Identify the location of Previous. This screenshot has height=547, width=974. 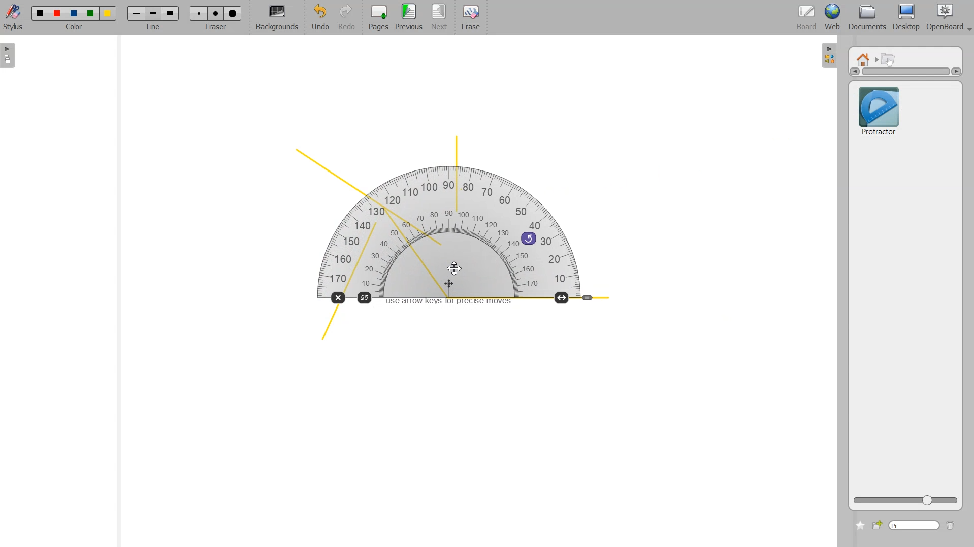
(410, 18).